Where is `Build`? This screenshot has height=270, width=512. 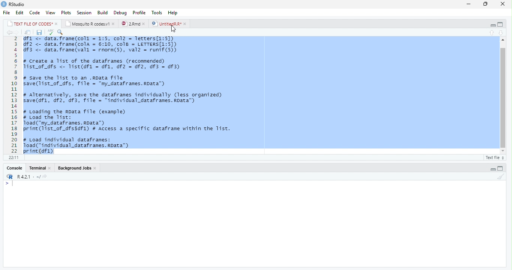 Build is located at coordinates (103, 12).